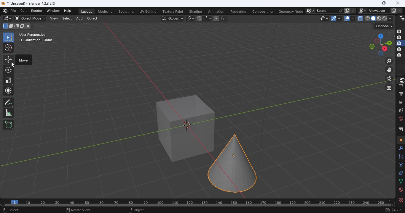  I want to click on Layout, so click(87, 12).